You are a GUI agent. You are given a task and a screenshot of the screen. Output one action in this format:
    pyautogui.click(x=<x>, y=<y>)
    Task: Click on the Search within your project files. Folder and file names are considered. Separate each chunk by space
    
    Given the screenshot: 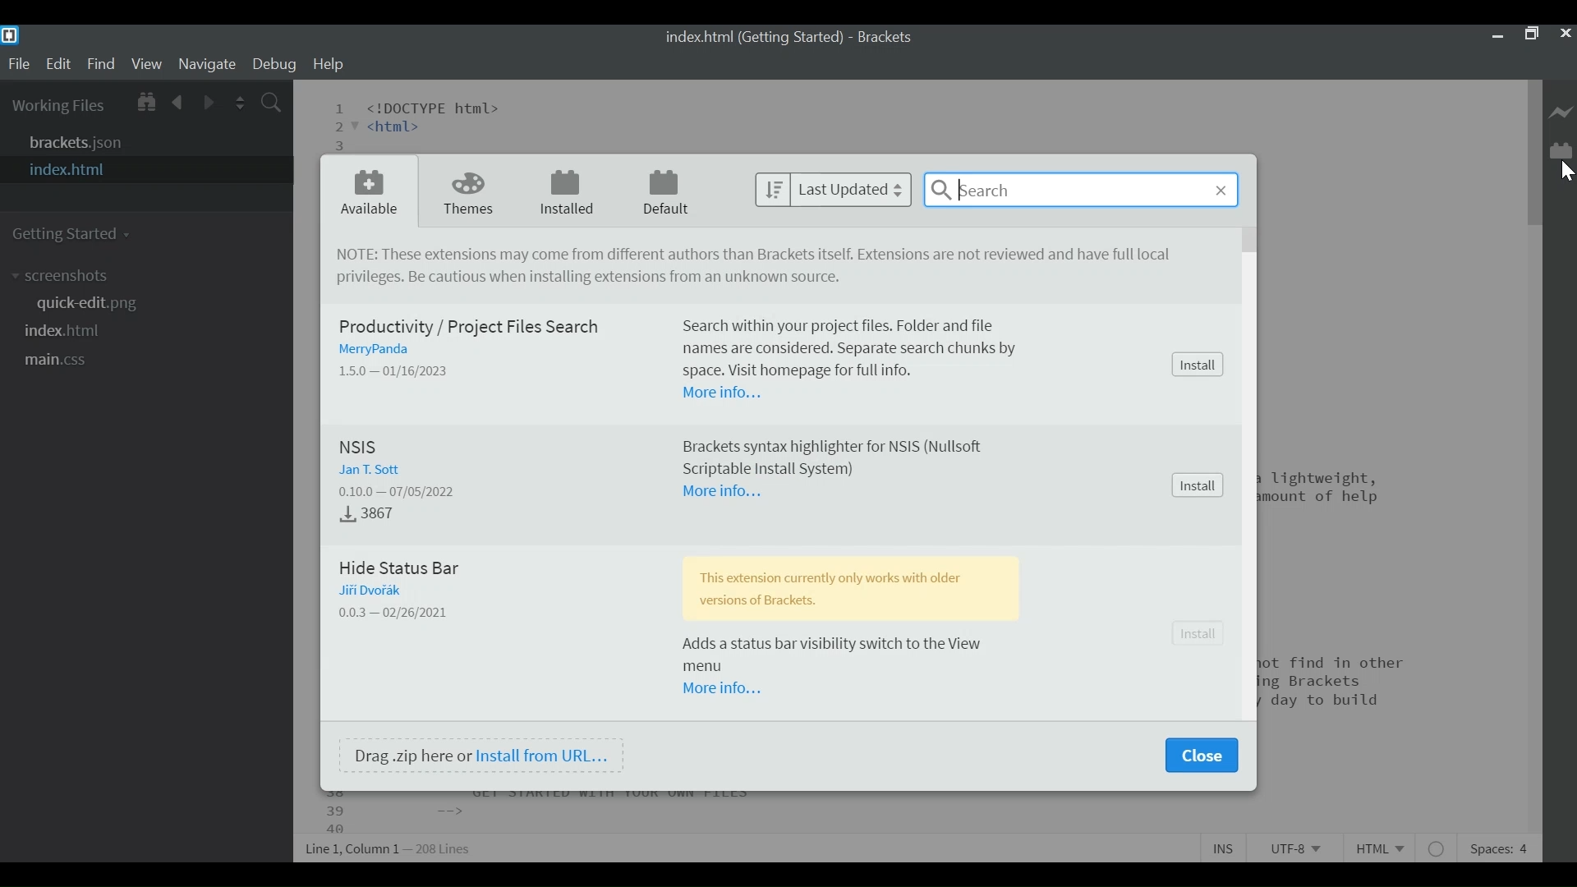 What is the action you would take?
    pyautogui.click(x=855, y=347)
    